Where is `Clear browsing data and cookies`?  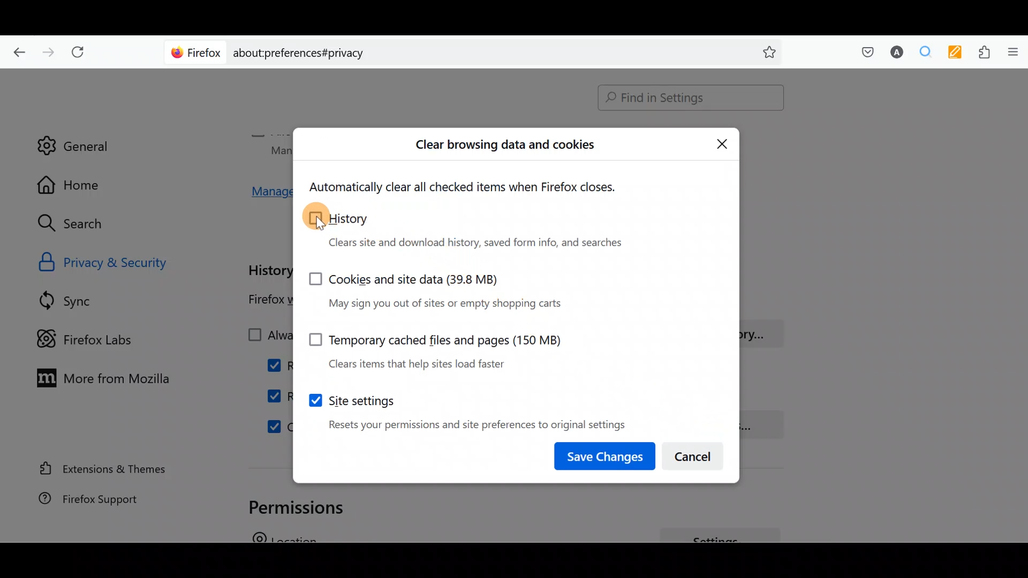 Clear browsing data and cookies is located at coordinates (506, 147).